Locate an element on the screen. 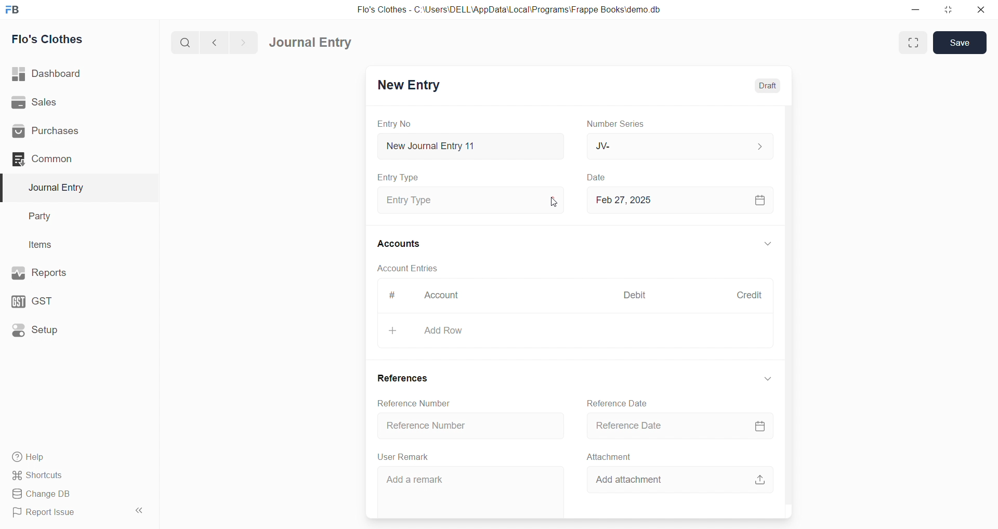  | Dashboard is located at coordinates (57, 74).